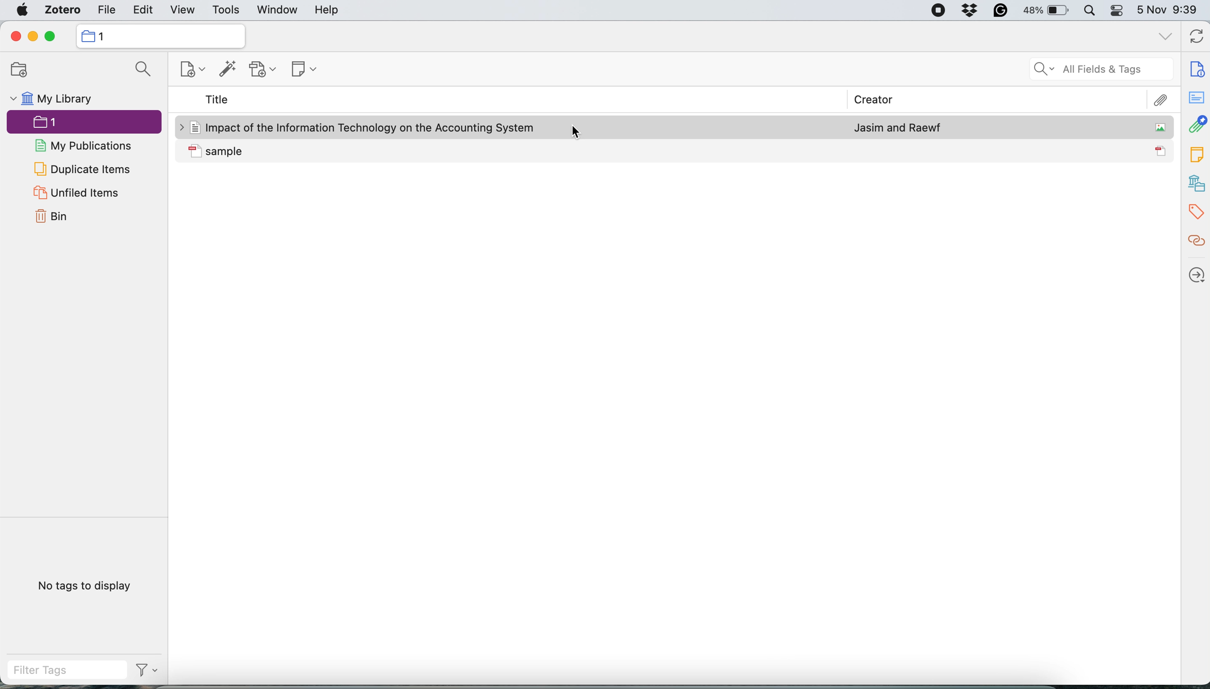  Describe the element at coordinates (62, 99) in the screenshot. I see `my library` at that location.